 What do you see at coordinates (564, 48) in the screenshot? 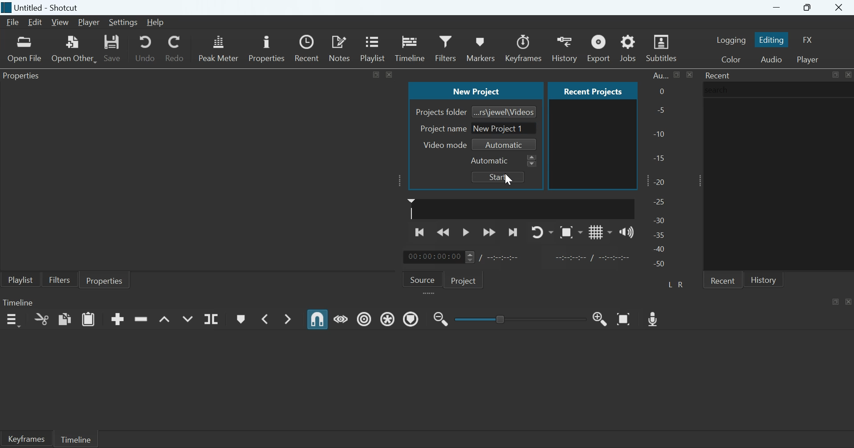
I see `History` at bounding box center [564, 48].